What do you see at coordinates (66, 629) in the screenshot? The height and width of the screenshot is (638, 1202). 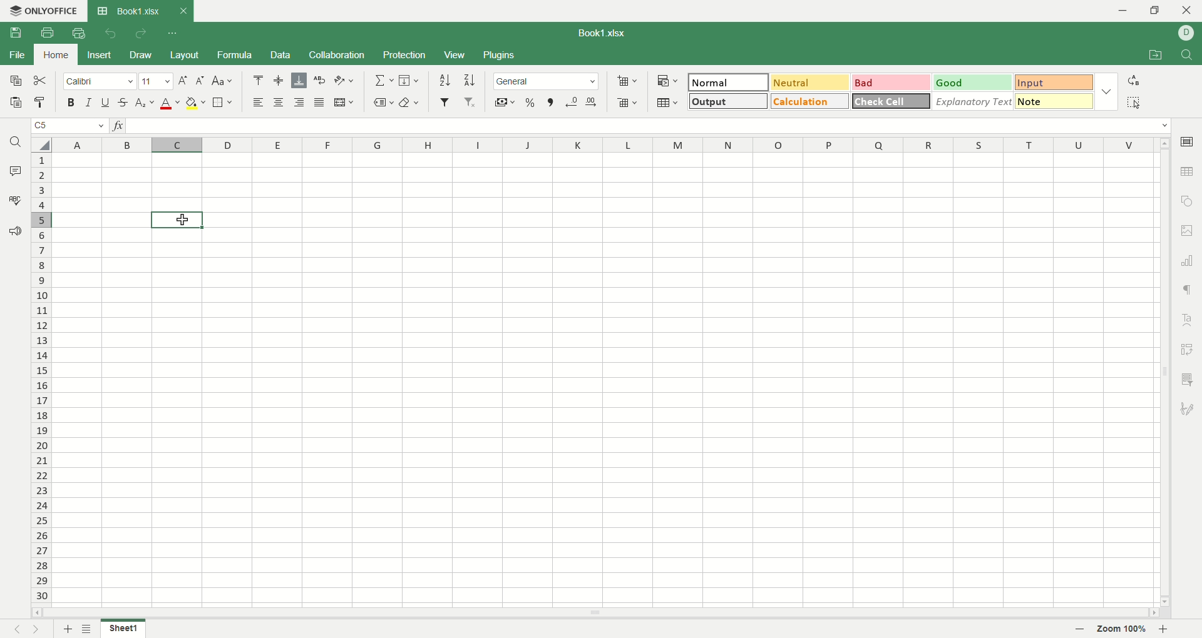 I see `add` at bounding box center [66, 629].